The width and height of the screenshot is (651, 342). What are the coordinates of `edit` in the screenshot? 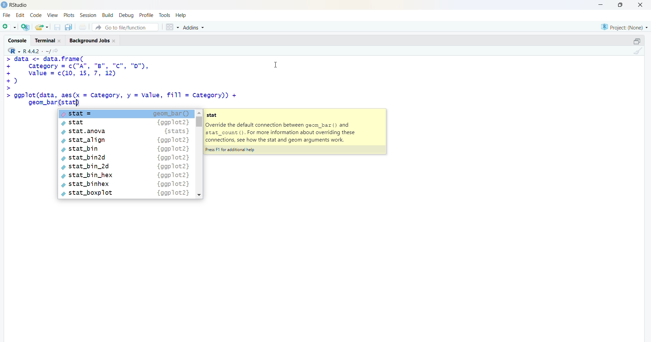 It's located at (20, 15).